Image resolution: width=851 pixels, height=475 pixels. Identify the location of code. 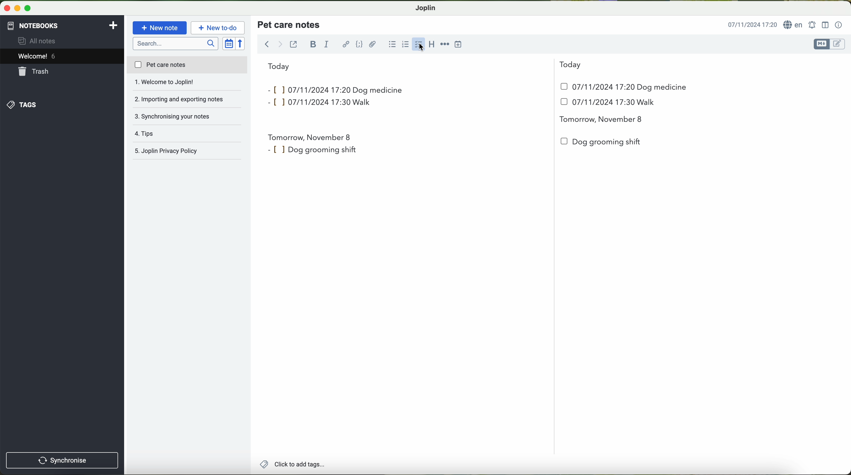
(359, 44).